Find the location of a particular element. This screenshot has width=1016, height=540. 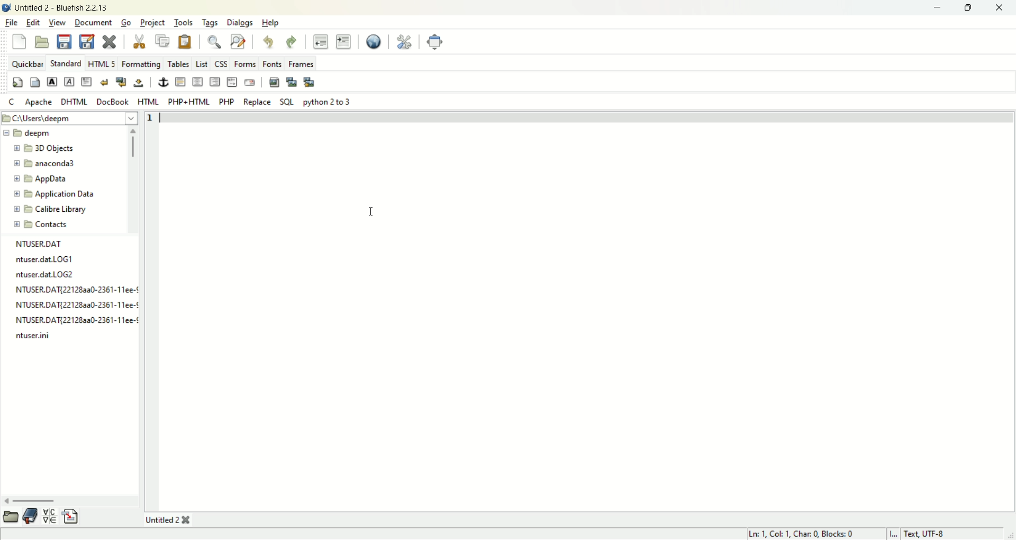

APACHE is located at coordinates (38, 102).